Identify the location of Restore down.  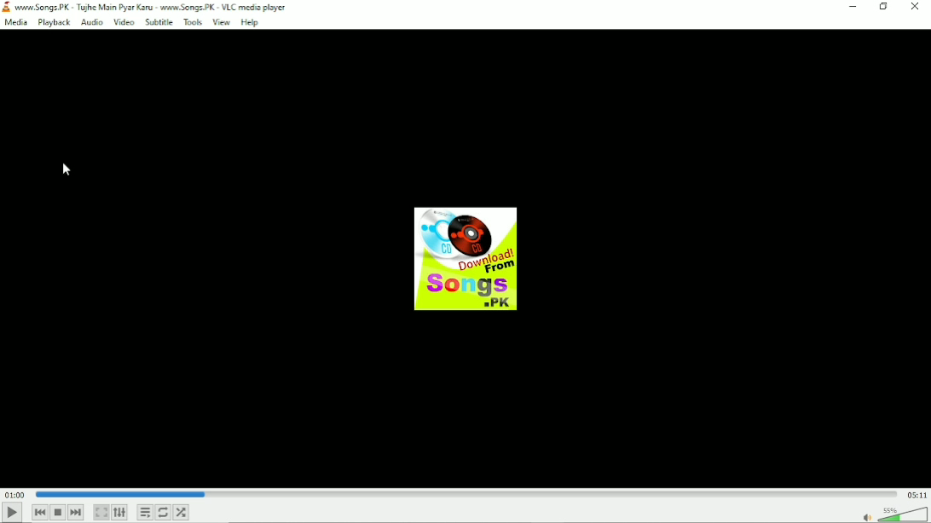
(884, 7).